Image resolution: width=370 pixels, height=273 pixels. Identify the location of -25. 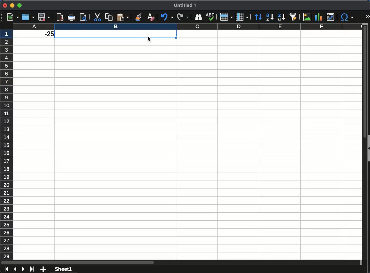
(46, 34).